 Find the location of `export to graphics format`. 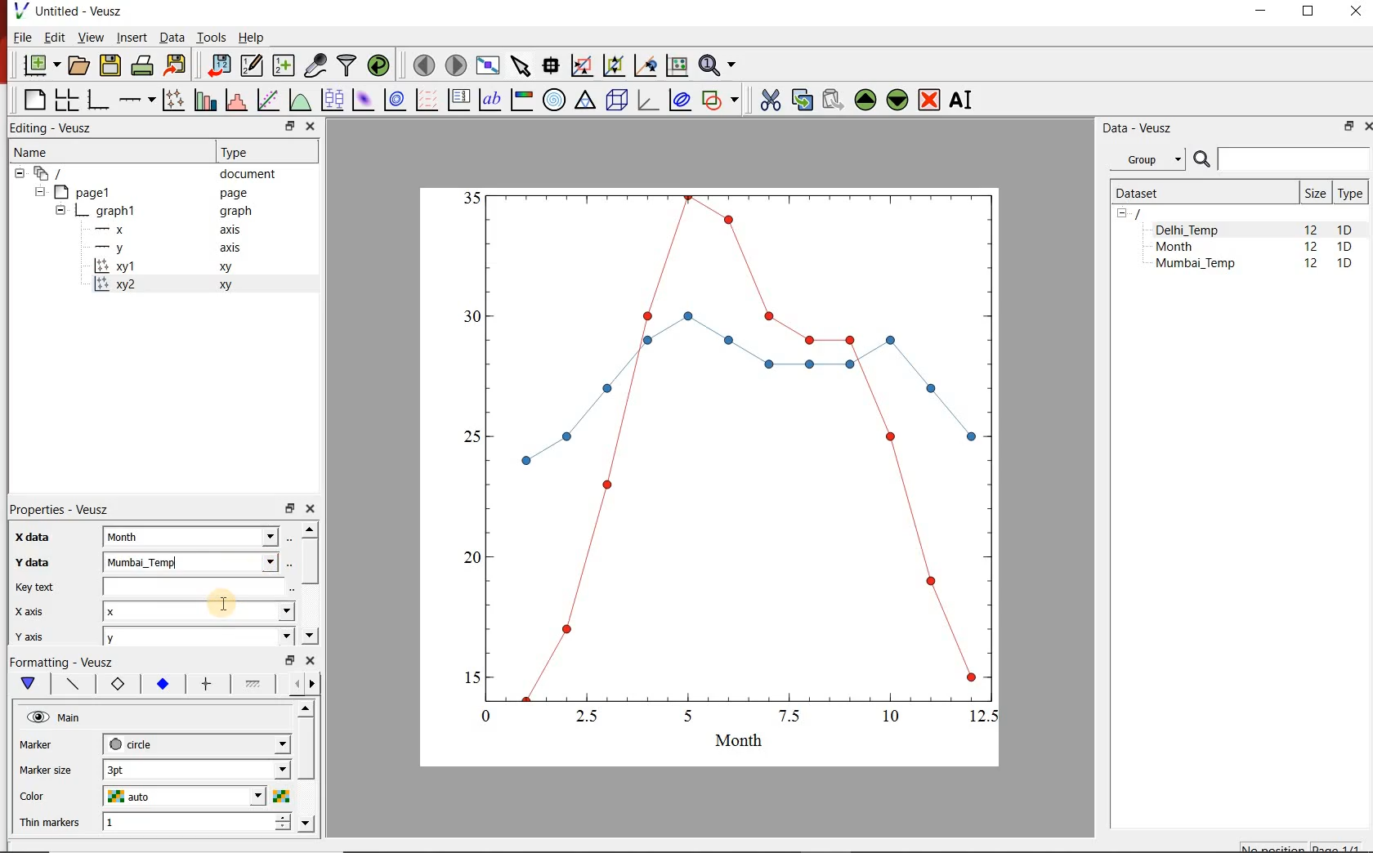

export to graphics format is located at coordinates (177, 65).